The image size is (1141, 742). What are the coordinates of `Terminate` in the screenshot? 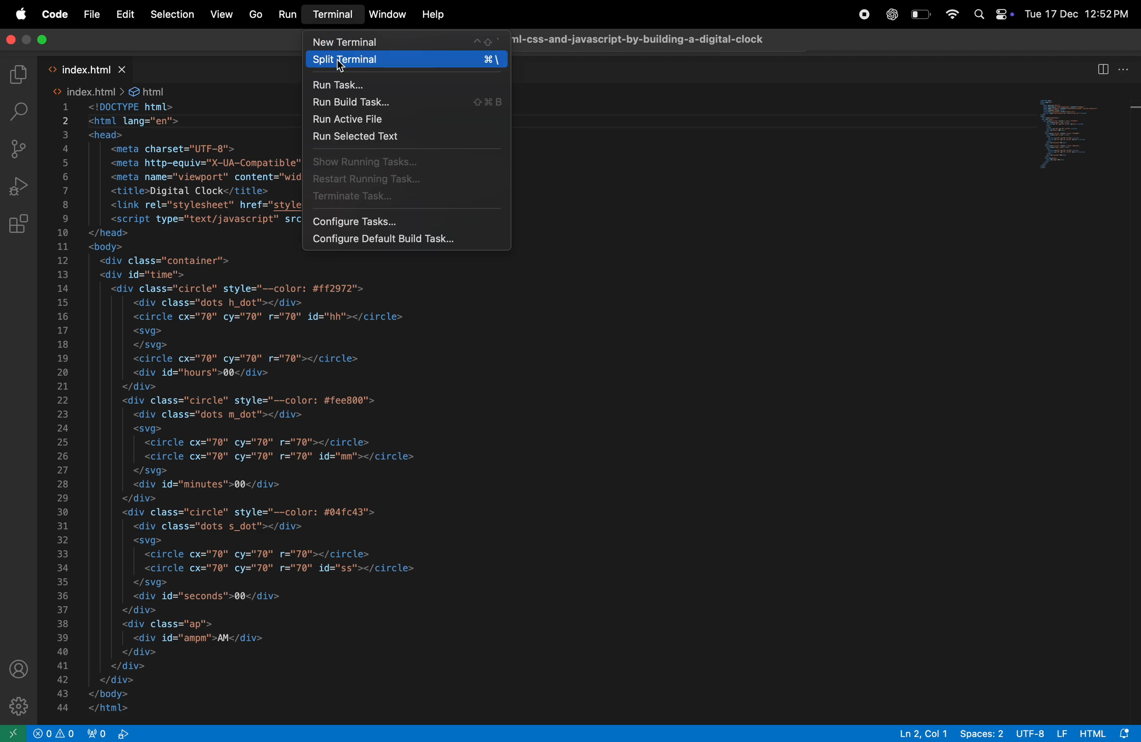 It's located at (409, 199).